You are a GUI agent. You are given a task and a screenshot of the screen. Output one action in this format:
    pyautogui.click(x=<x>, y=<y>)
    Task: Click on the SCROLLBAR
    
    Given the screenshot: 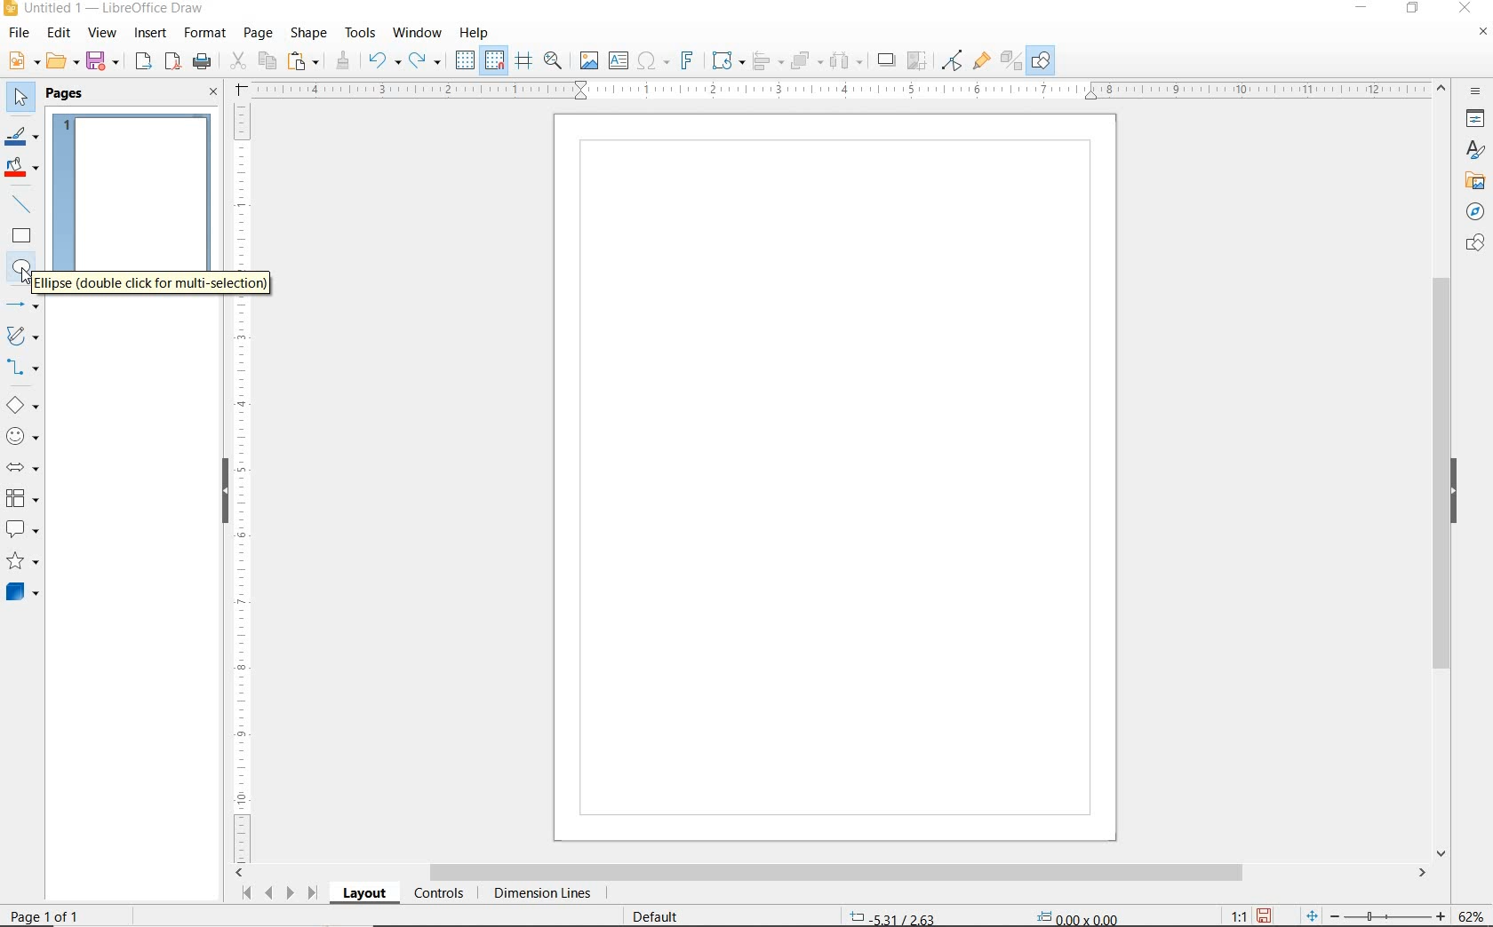 What is the action you would take?
    pyautogui.click(x=832, y=874)
    